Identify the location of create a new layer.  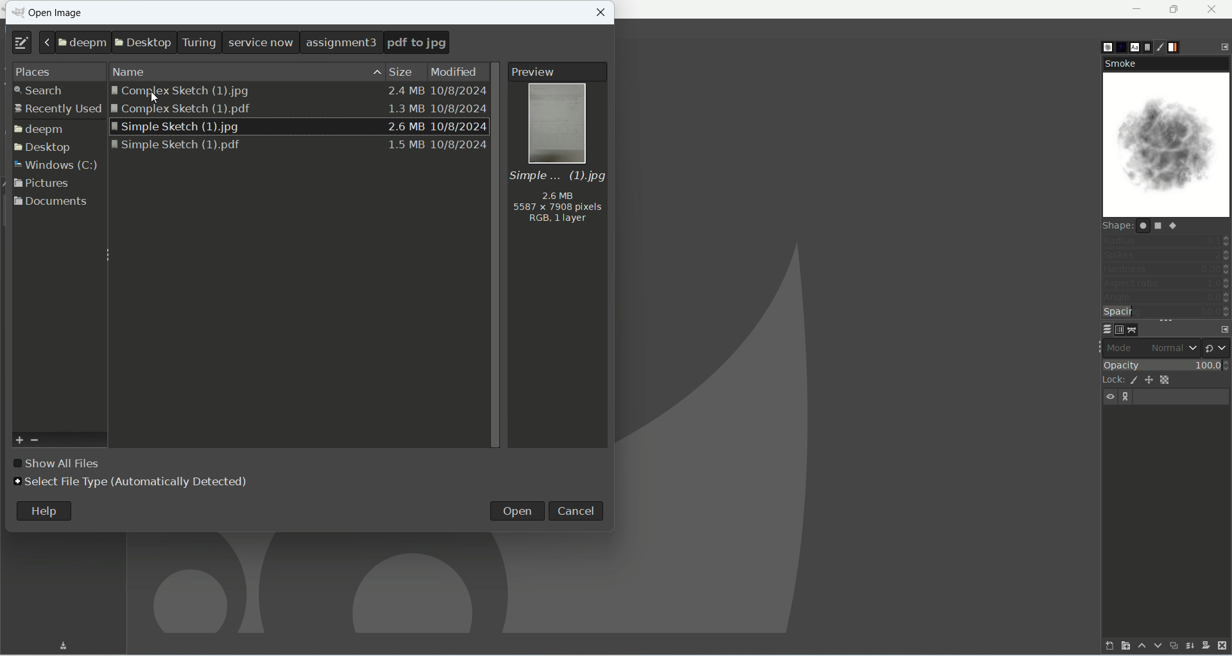
(1124, 646).